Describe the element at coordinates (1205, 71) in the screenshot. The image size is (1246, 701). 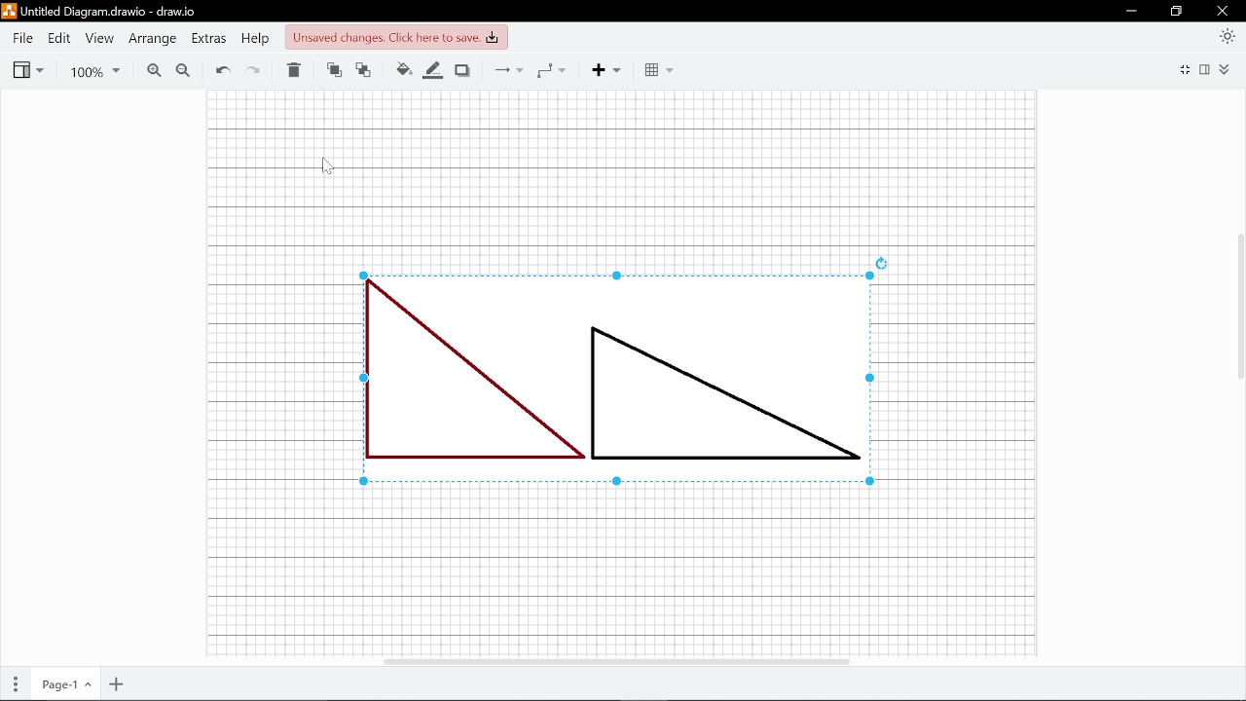
I see `Format` at that location.